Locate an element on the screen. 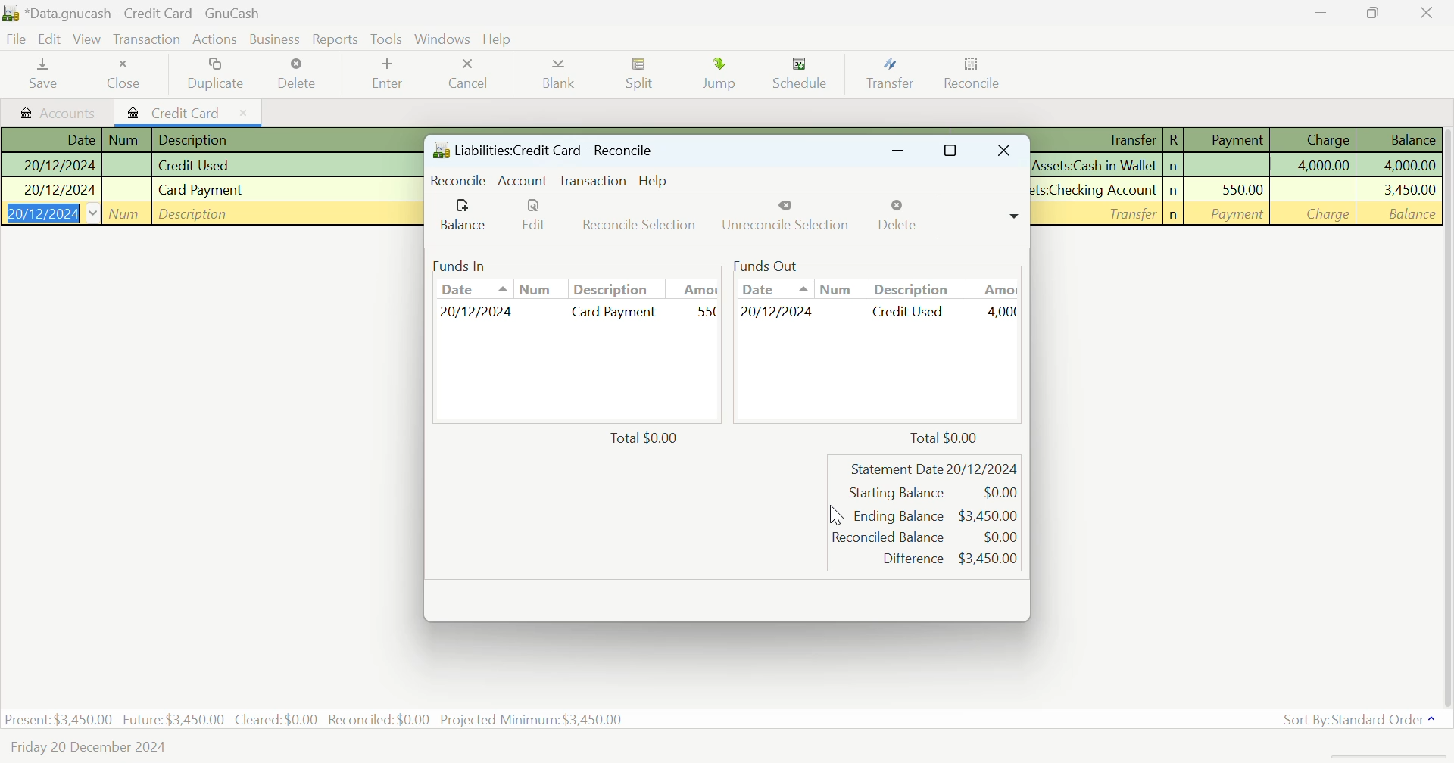 The image size is (1454, 763). Funds In Selection is located at coordinates (573, 279).